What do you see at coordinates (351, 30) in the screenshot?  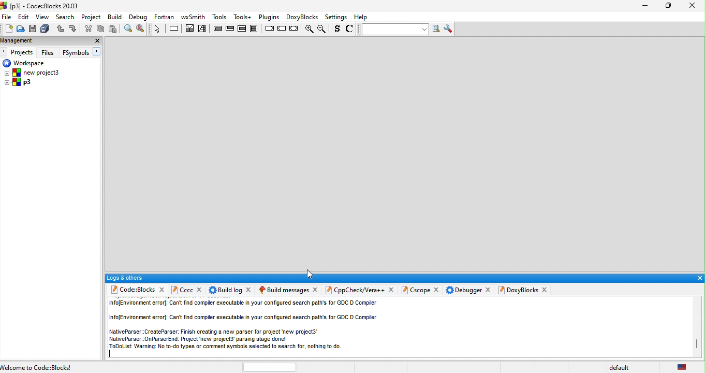 I see `toggle comments` at bounding box center [351, 30].